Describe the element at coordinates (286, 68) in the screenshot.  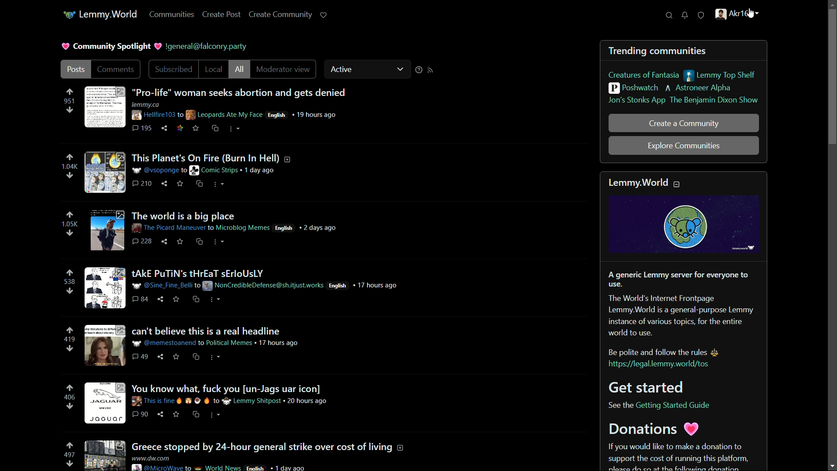
I see `moderator view` at that location.